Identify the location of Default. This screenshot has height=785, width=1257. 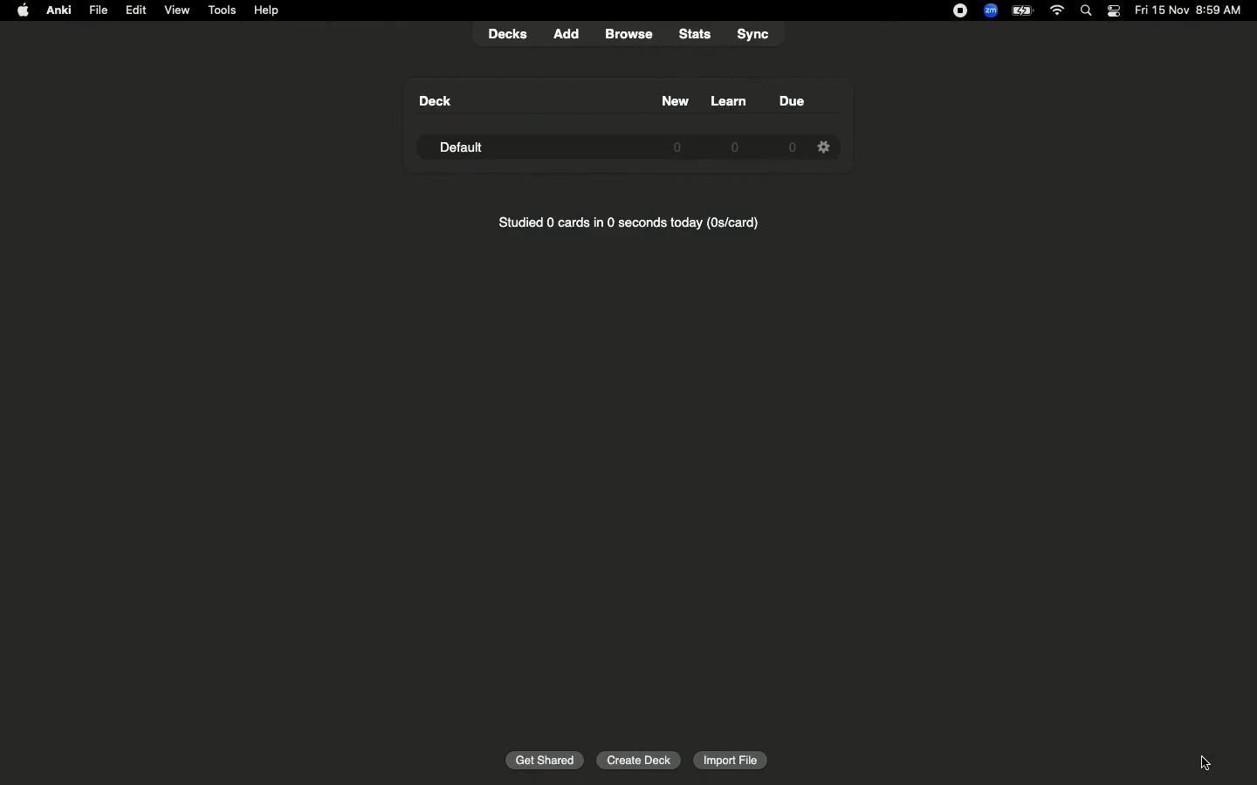
(465, 147).